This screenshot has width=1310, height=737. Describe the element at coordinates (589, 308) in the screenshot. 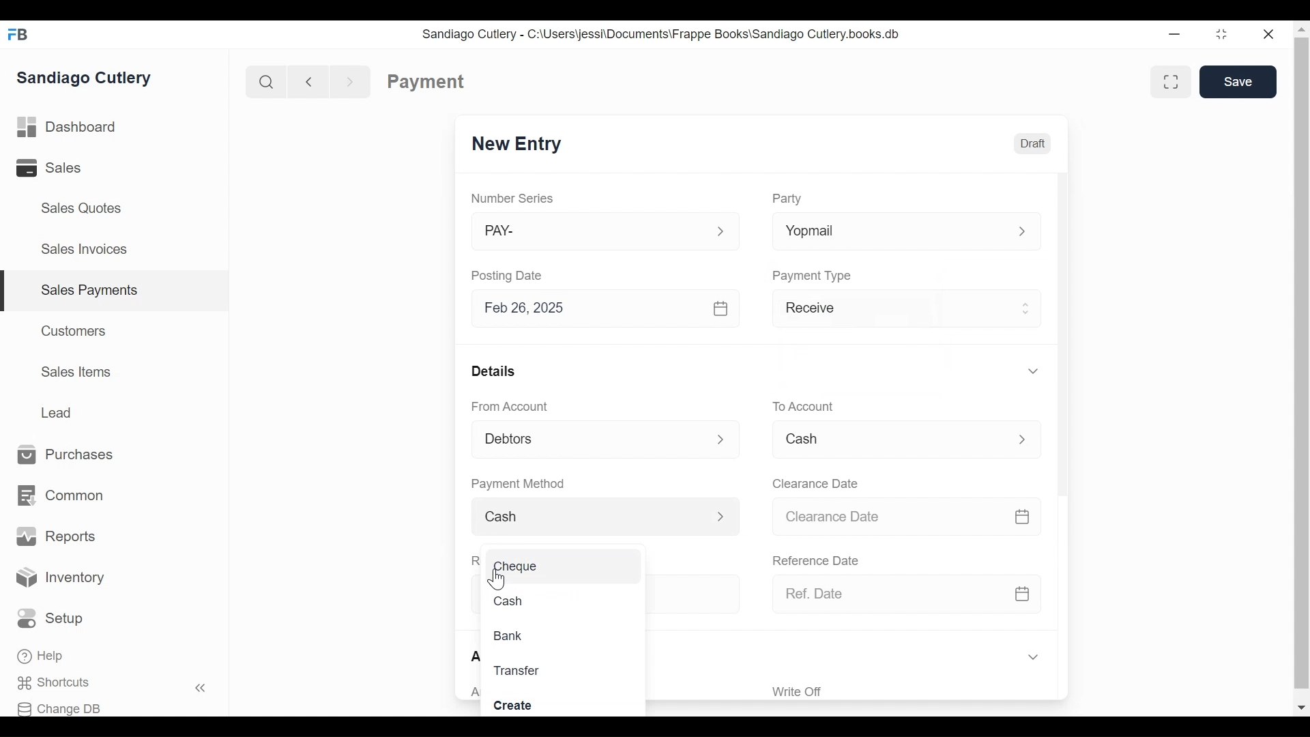

I see `Feb 26, 2025 ` at that location.